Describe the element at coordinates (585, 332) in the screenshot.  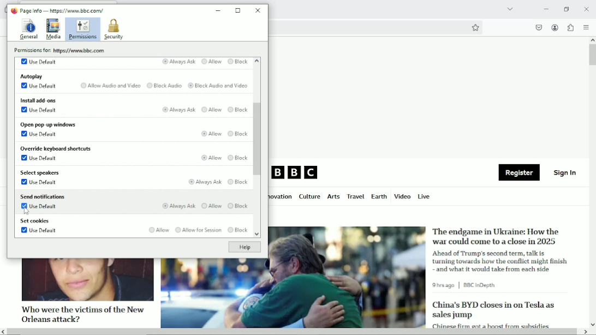
I see `scroll right` at that location.